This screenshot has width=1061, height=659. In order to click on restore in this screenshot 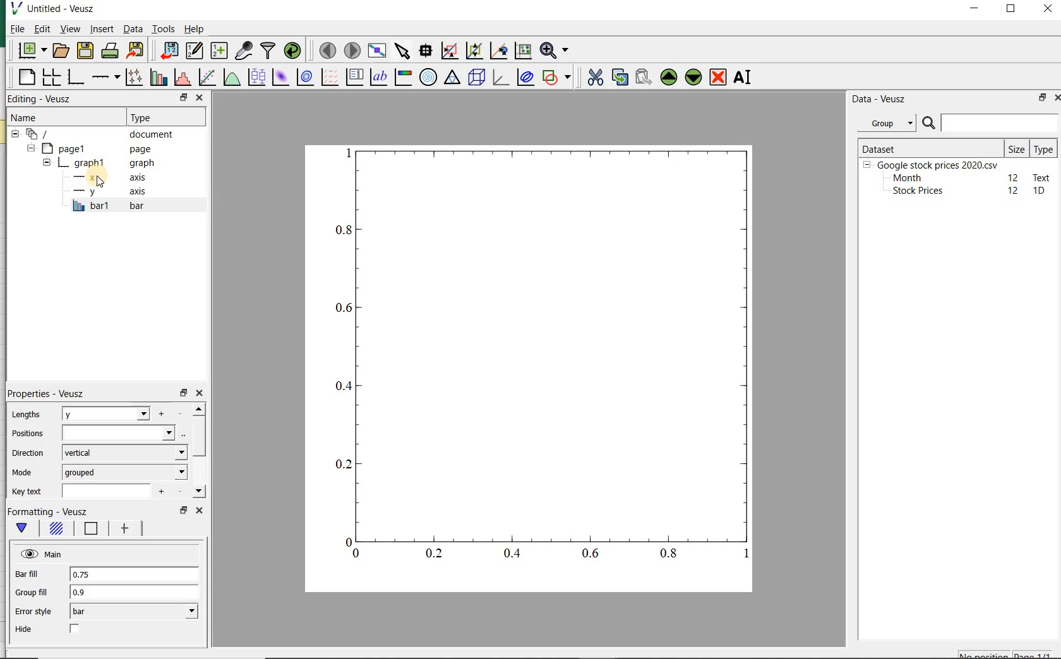, I will do `click(1040, 98)`.